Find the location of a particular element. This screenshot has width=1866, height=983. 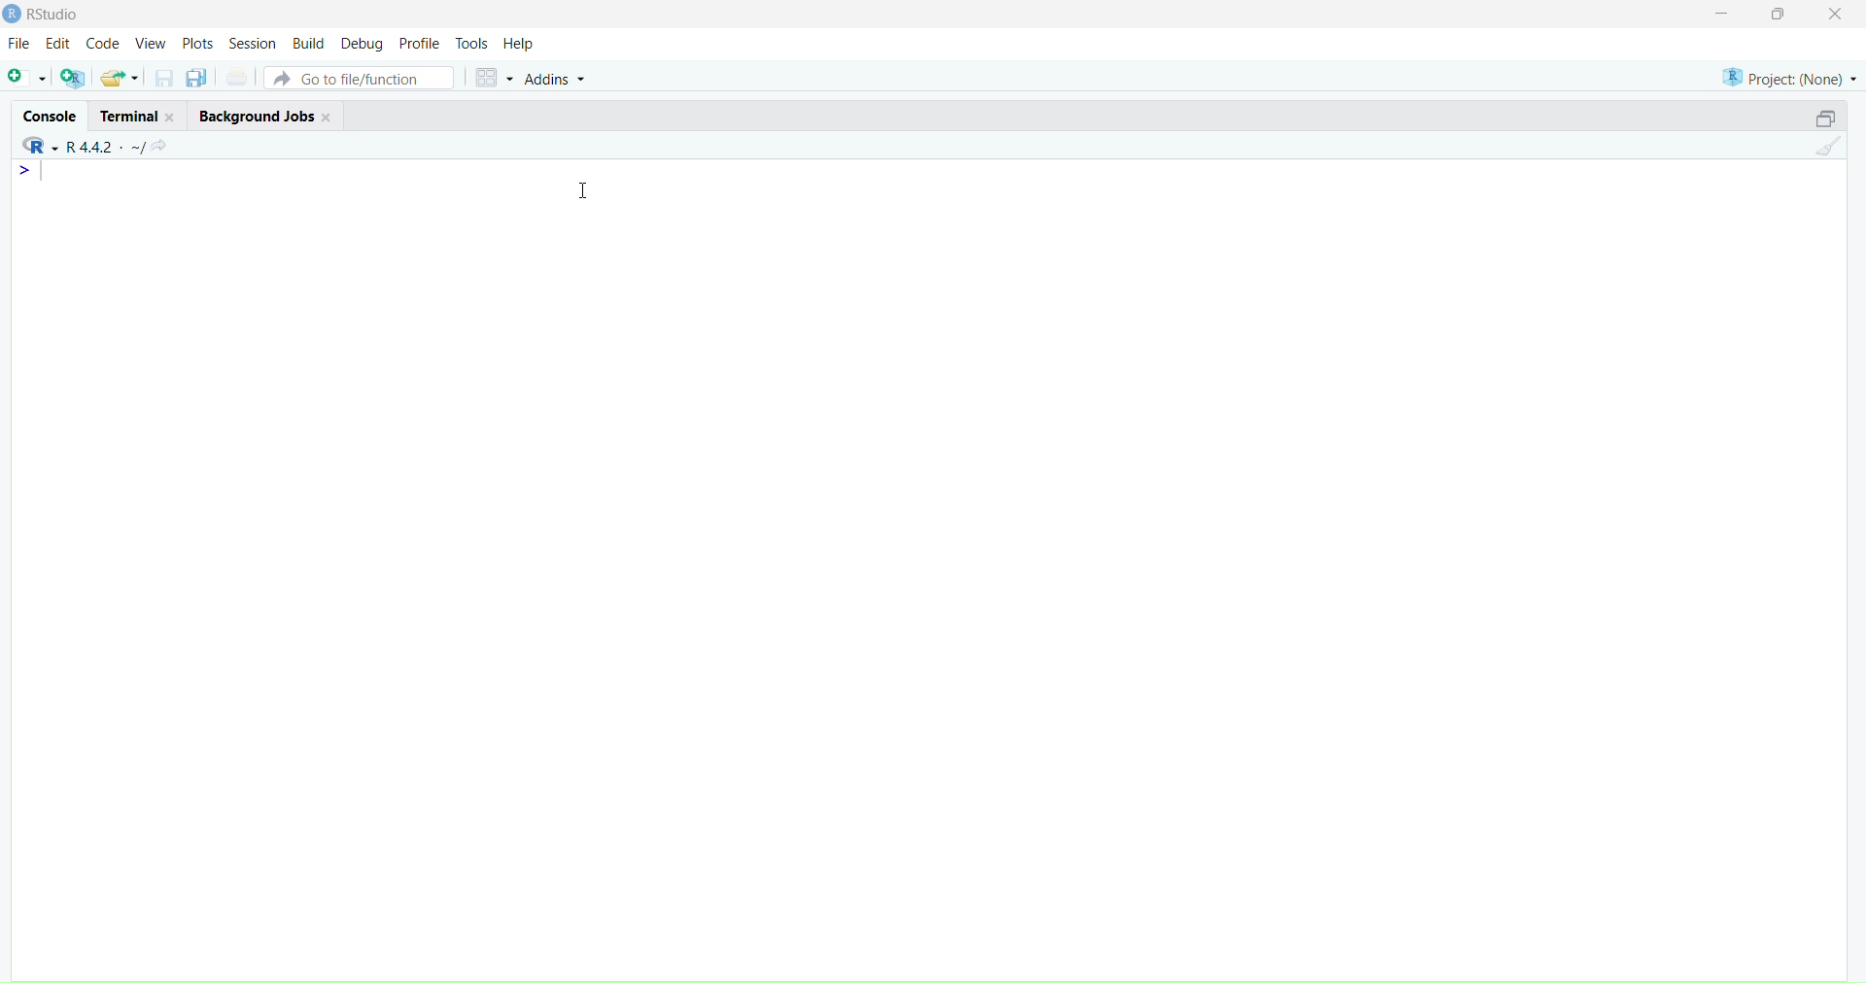

session is located at coordinates (254, 45).